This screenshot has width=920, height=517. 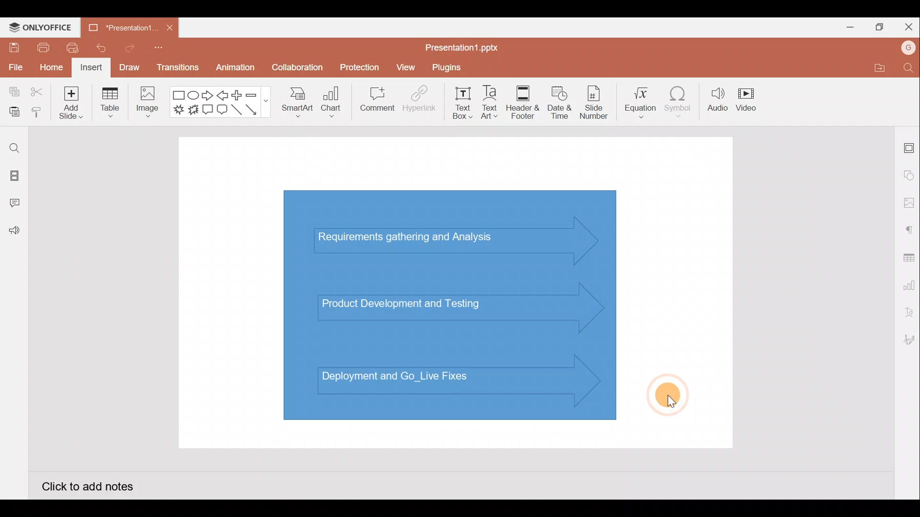 What do you see at coordinates (523, 100) in the screenshot?
I see `Header & footer` at bounding box center [523, 100].